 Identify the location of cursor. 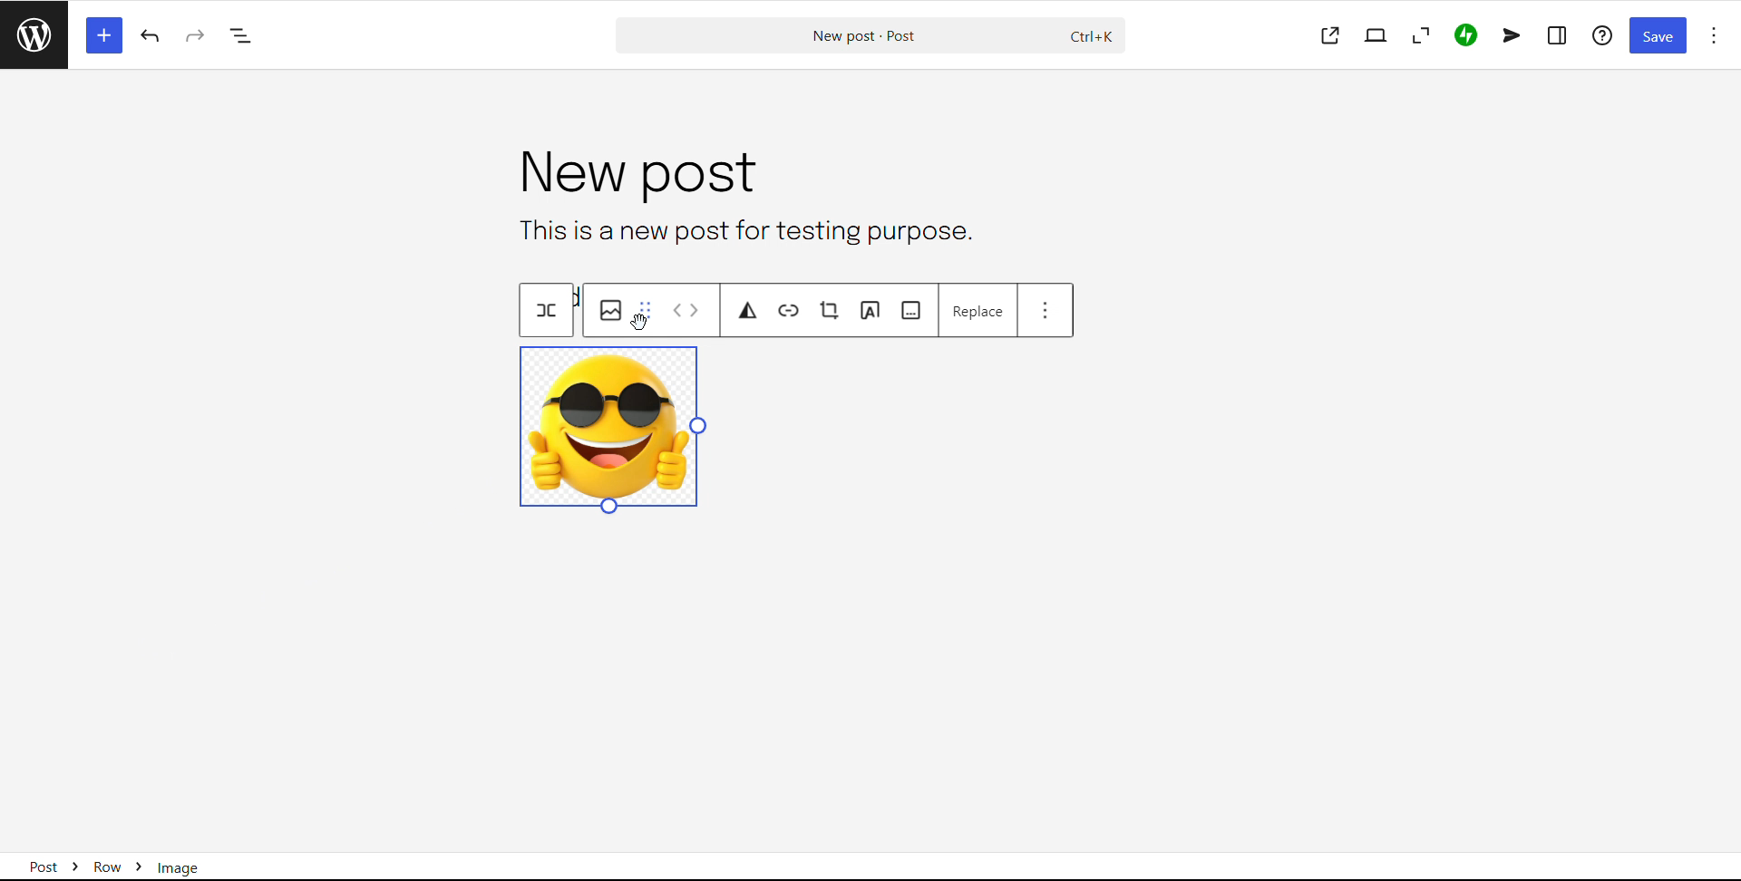
(639, 322).